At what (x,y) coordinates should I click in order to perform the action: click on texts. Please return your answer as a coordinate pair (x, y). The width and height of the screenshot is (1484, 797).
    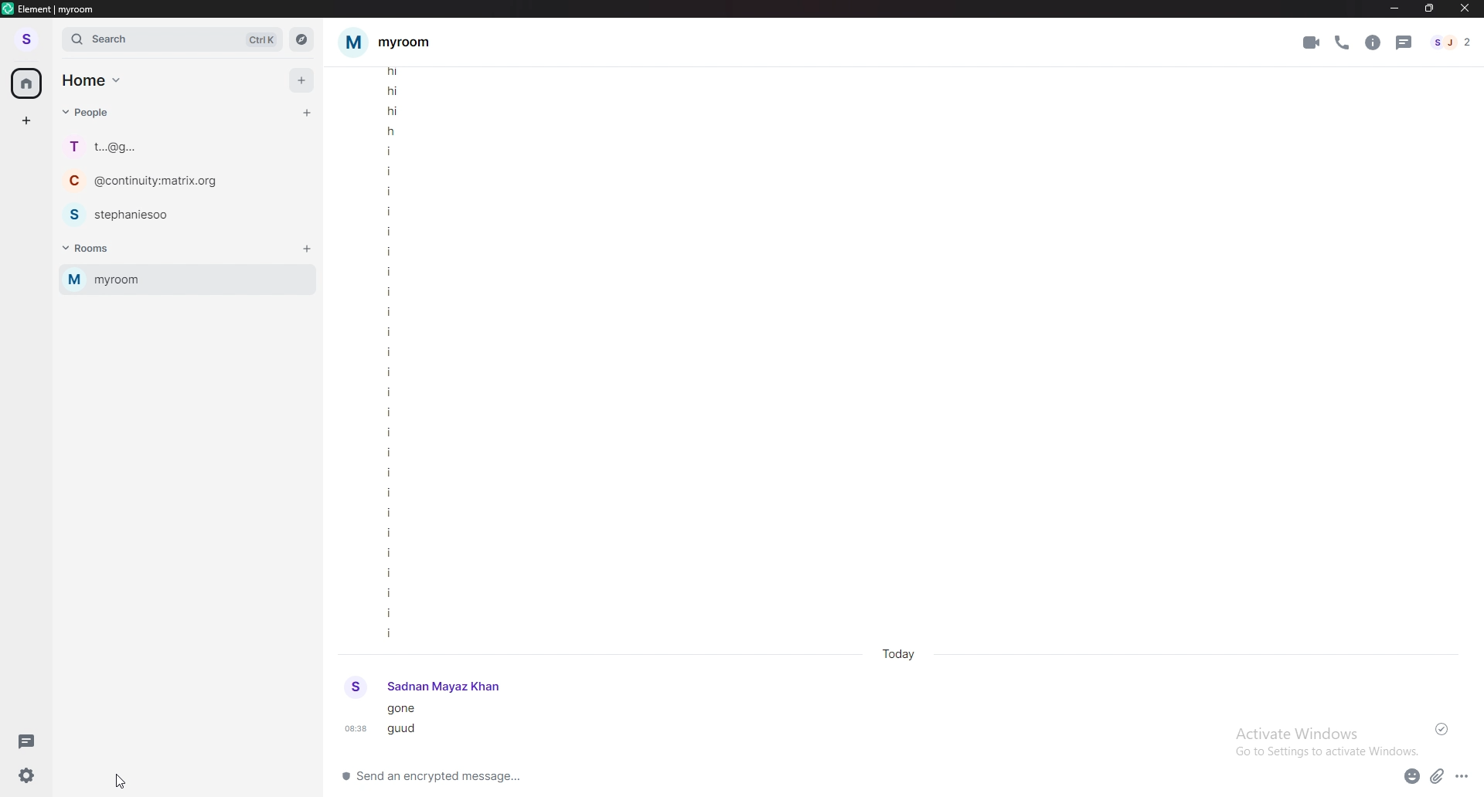
    Looking at the image, I should click on (390, 352).